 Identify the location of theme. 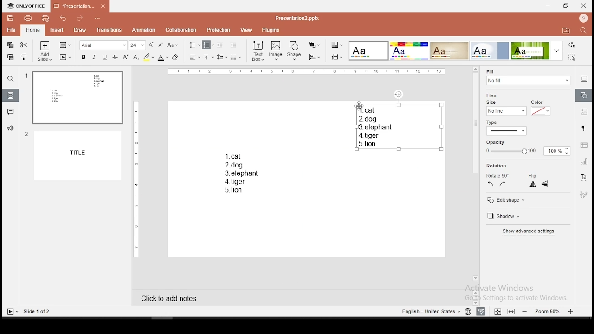
(369, 51).